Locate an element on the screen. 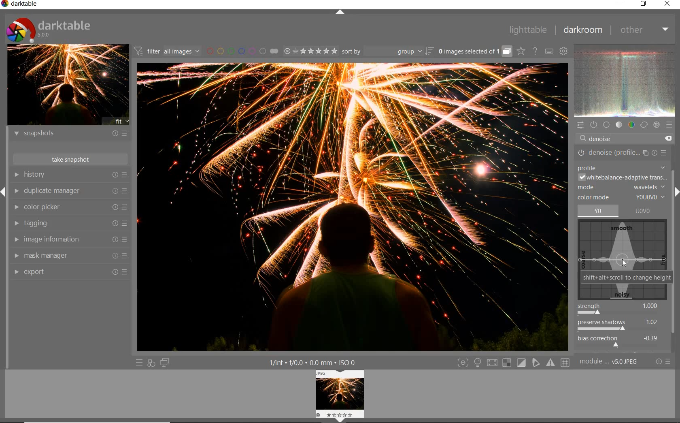  export is located at coordinates (70, 271).